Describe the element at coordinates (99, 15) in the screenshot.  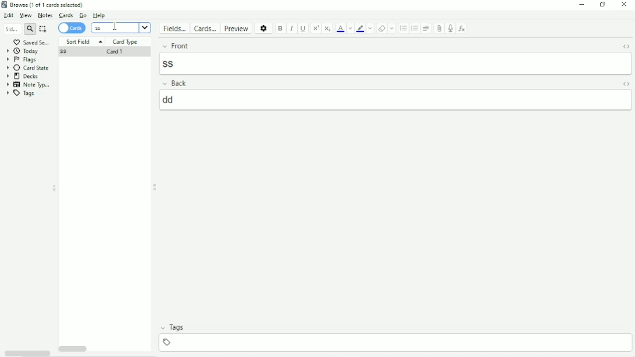
I see `Help` at that location.